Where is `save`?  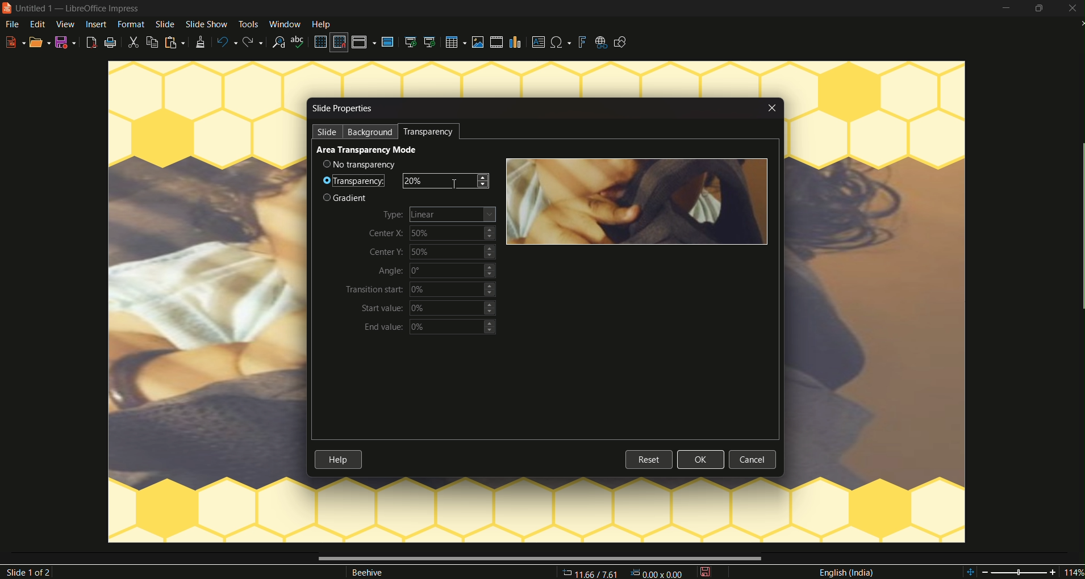 save is located at coordinates (66, 43).